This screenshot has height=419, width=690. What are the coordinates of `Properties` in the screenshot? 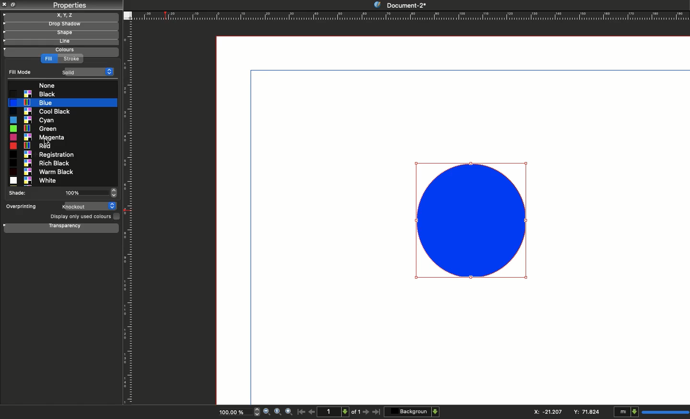 It's located at (69, 5).